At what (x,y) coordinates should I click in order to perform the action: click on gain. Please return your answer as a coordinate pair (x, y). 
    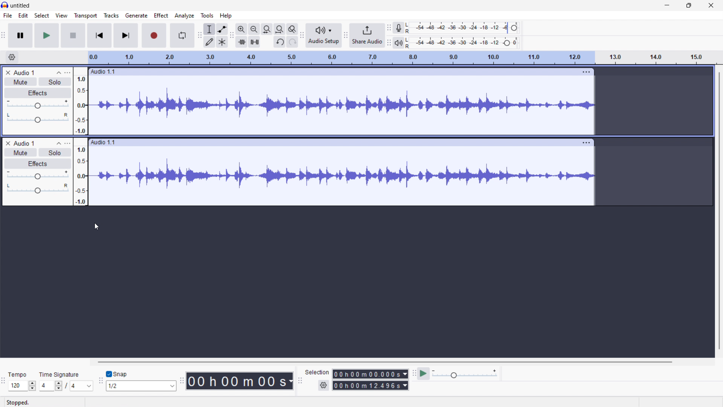
    Looking at the image, I should click on (37, 175).